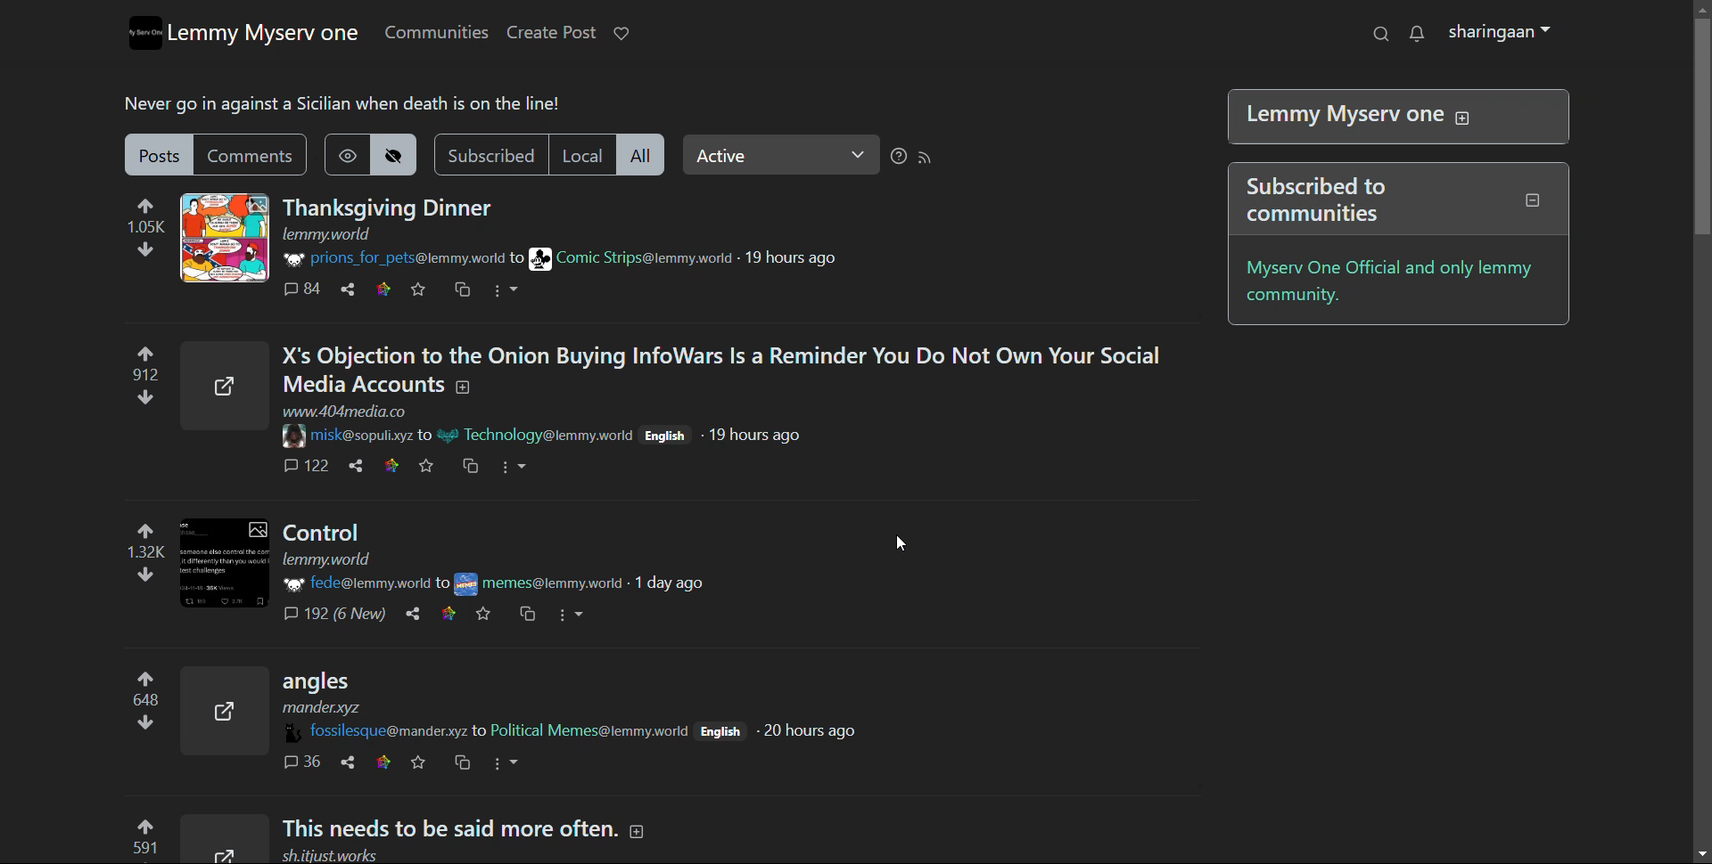 The width and height of the screenshot is (1712, 864). What do you see at coordinates (436, 32) in the screenshot?
I see `communities` at bounding box center [436, 32].